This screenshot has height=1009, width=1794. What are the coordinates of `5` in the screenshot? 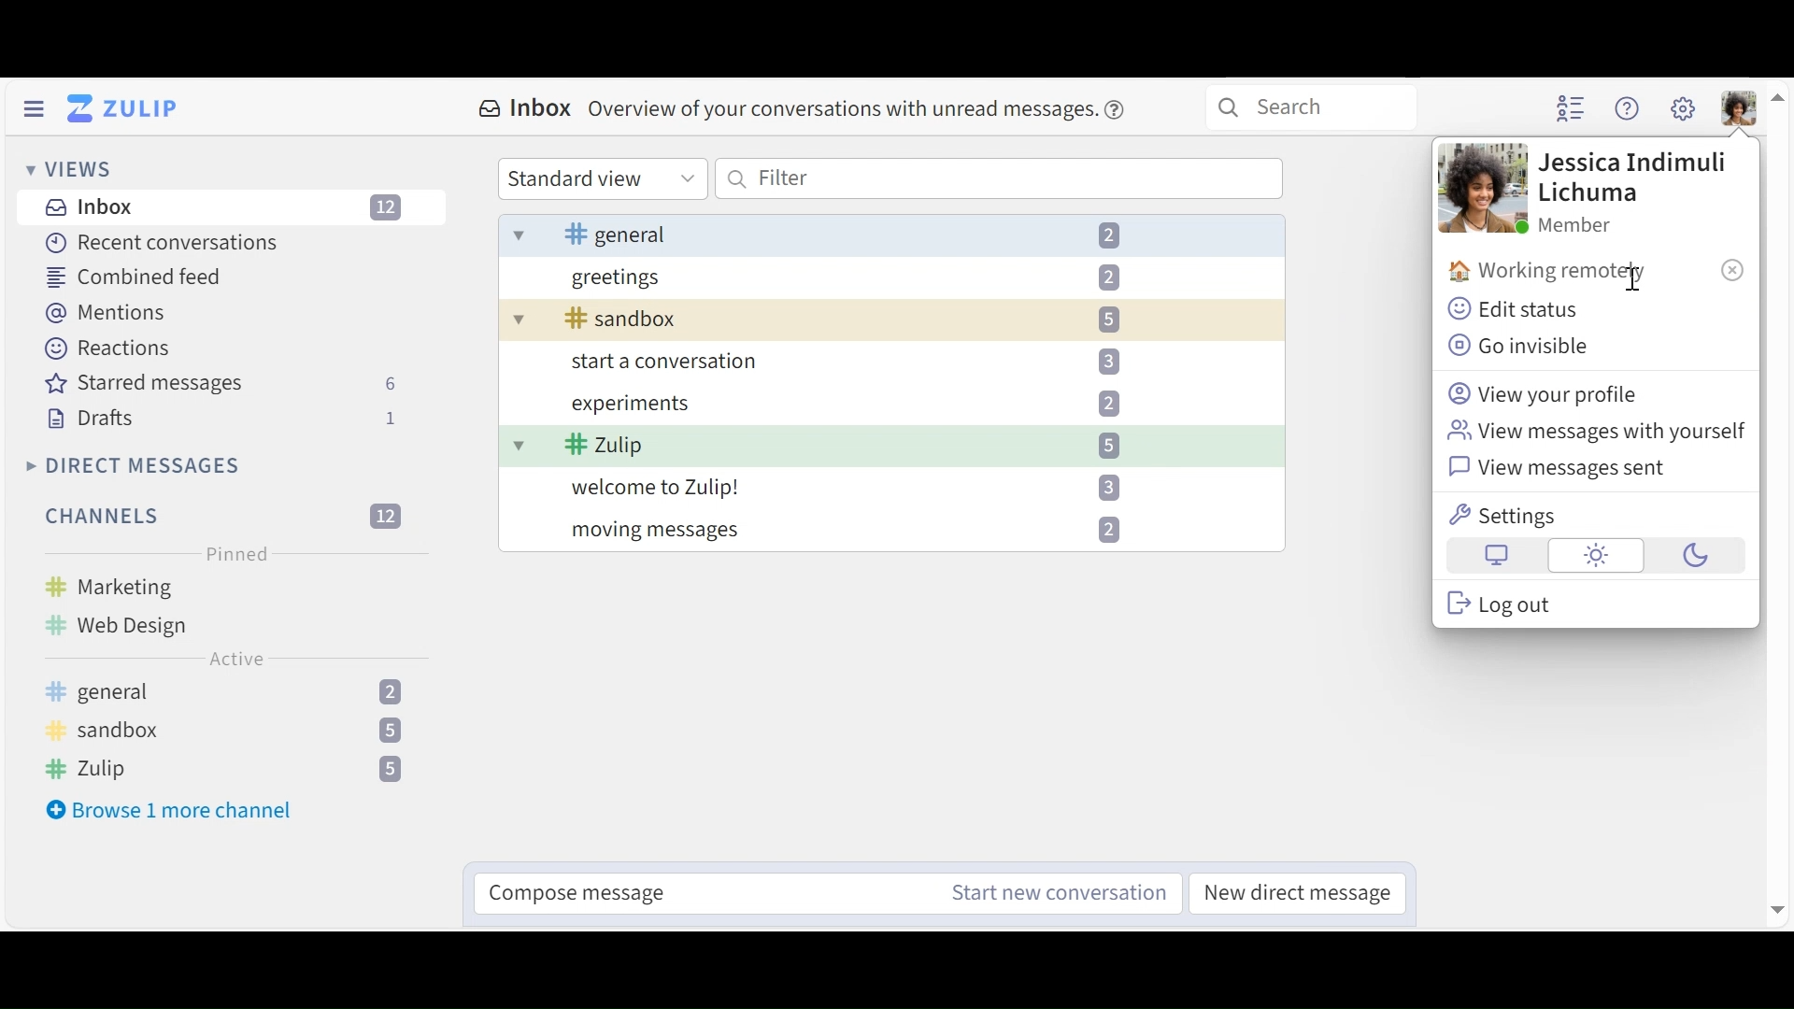 It's located at (1110, 323).